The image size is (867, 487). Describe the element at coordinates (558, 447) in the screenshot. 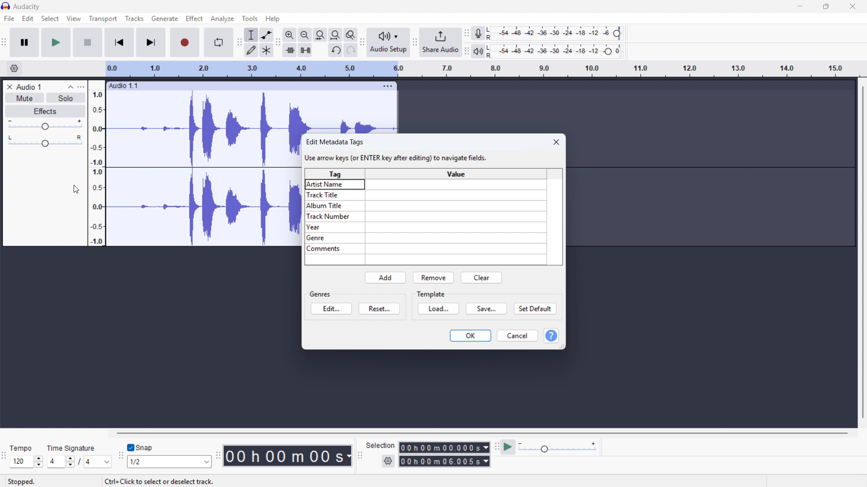

I see `playback speed` at that location.